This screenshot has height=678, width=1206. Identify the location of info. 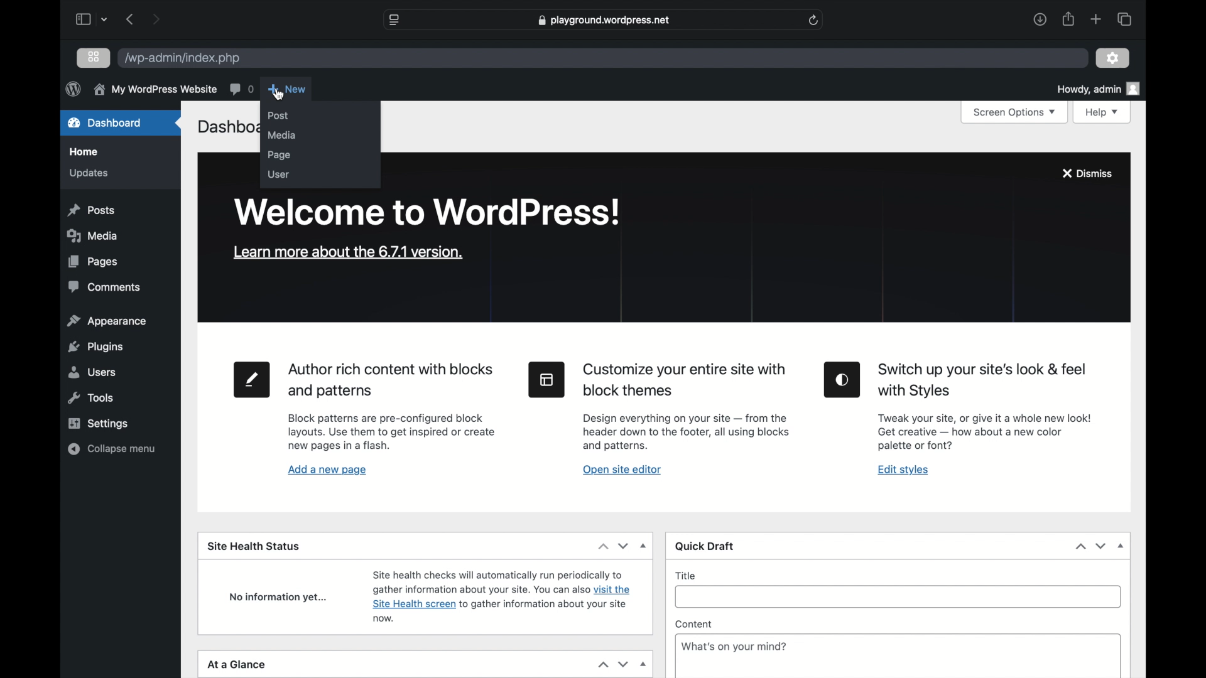
(502, 595).